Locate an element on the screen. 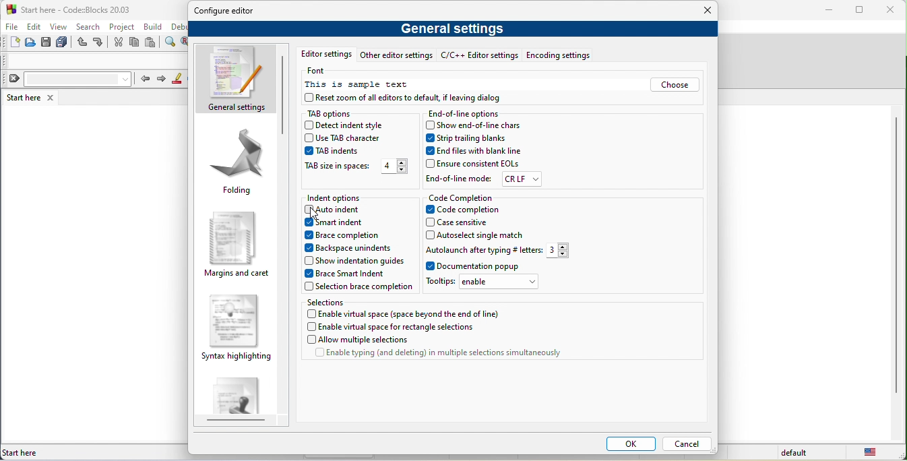  close is located at coordinates (893, 10).